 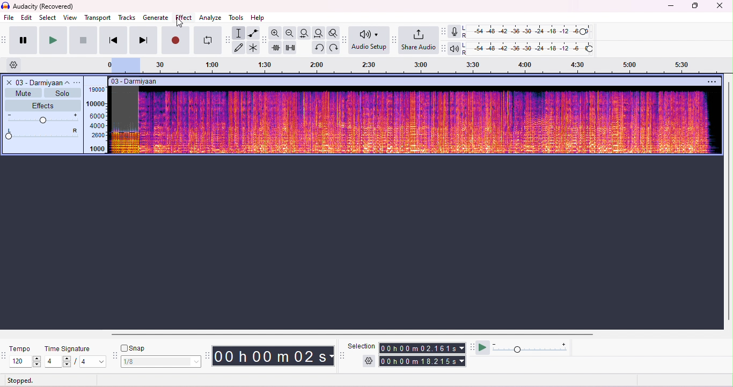 What do you see at coordinates (42, 82) in the screenshot?
I see `track` at bounding box center [42, 82].